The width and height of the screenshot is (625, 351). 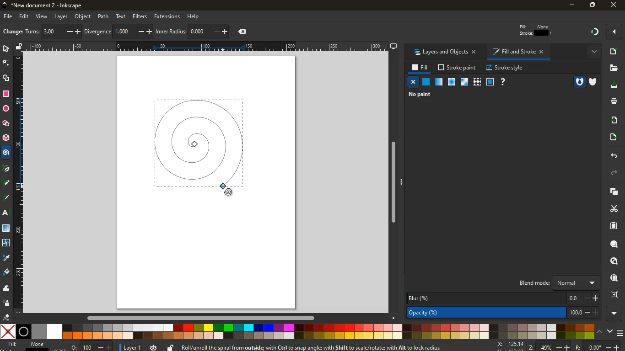 What do you see at coordinates (27, 345) in the screenshot?
I see `fill` at bounding box center [27, 345].